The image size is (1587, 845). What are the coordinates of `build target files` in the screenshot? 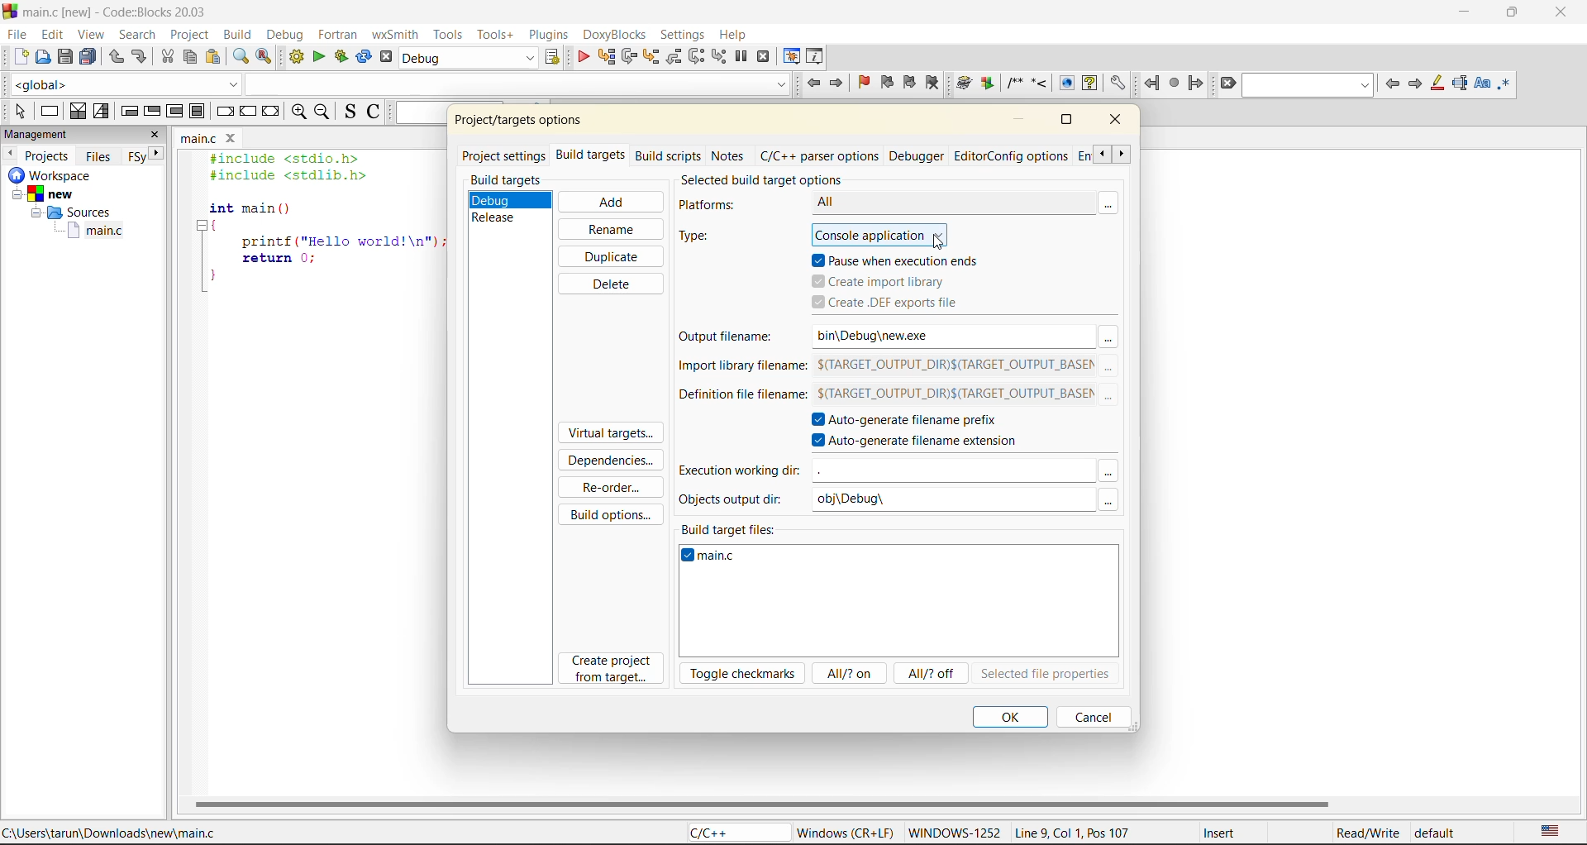 It's located at (736, 528).